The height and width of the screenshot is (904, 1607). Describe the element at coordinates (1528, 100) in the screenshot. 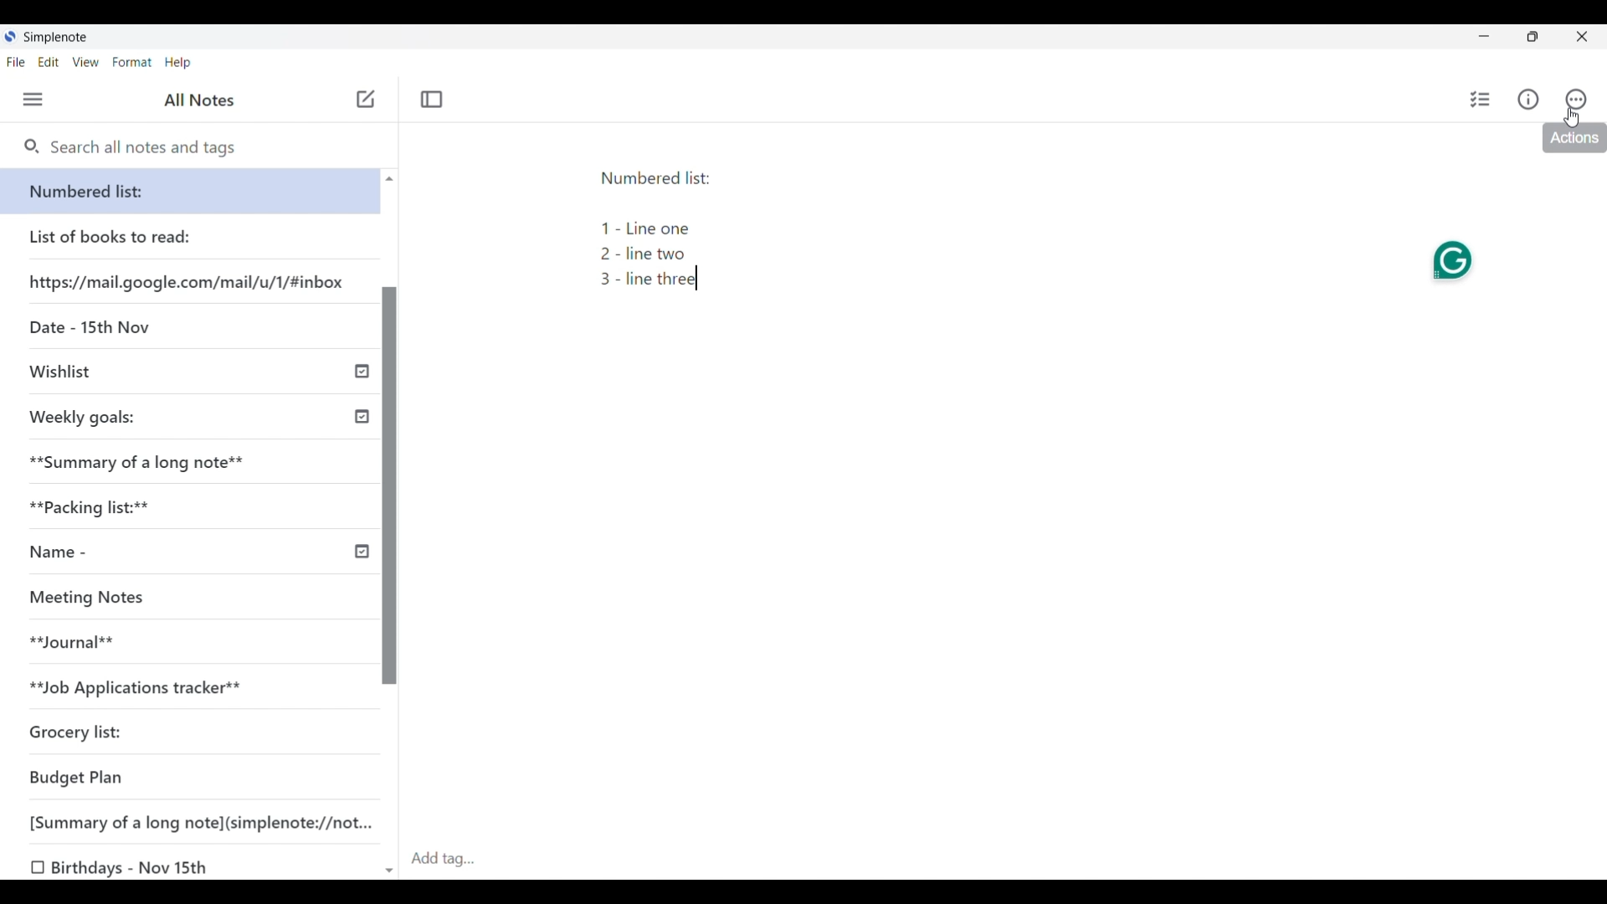

I see `Info` at that location.